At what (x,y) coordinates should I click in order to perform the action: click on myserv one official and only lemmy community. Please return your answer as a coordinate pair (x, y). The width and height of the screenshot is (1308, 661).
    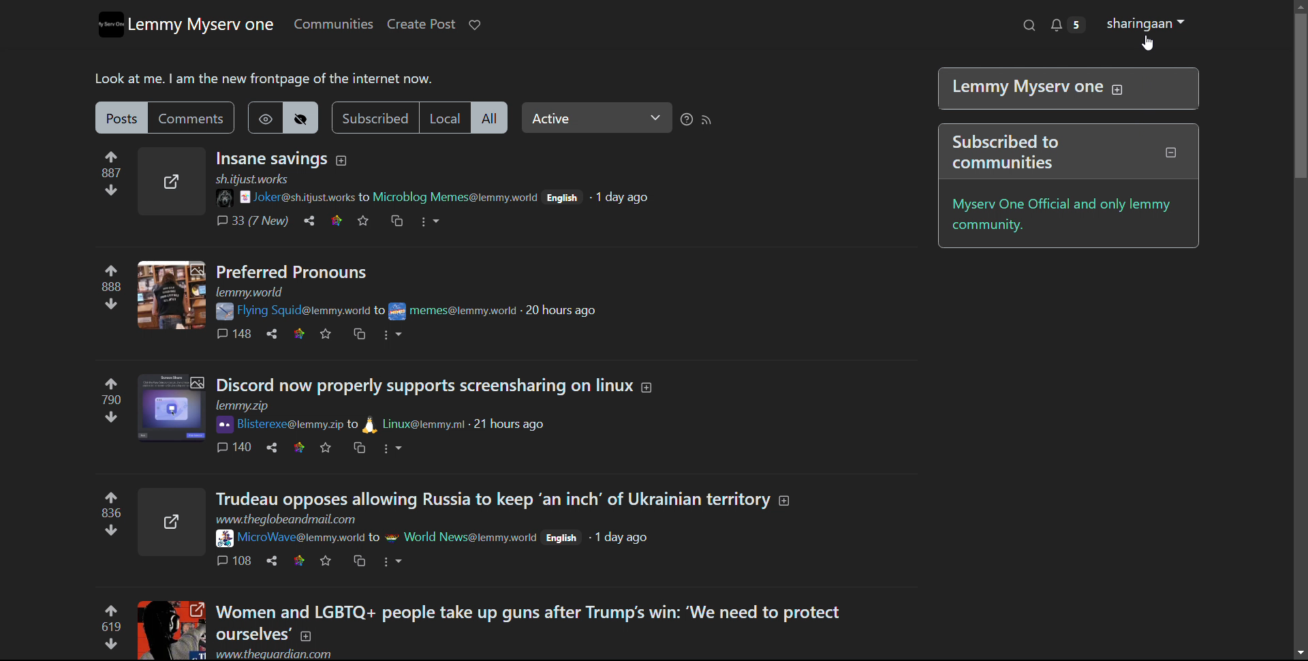
    Looking at the image, I should click on (1068, 215).